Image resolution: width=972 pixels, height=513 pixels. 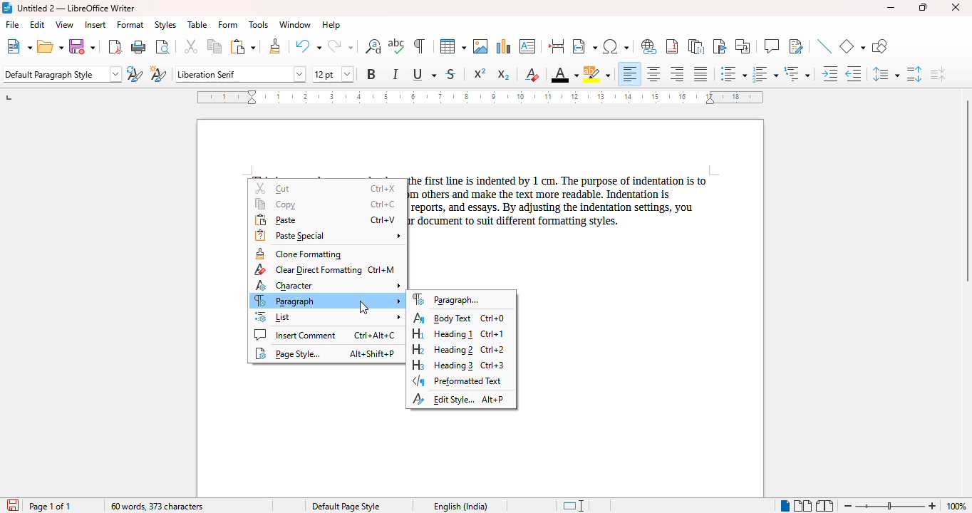 I want to click on character, so click(x=328, y=285).